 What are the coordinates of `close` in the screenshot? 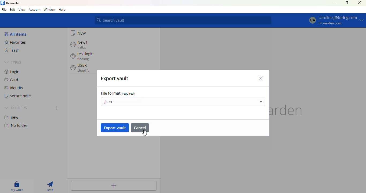 It's located at (359, 3).